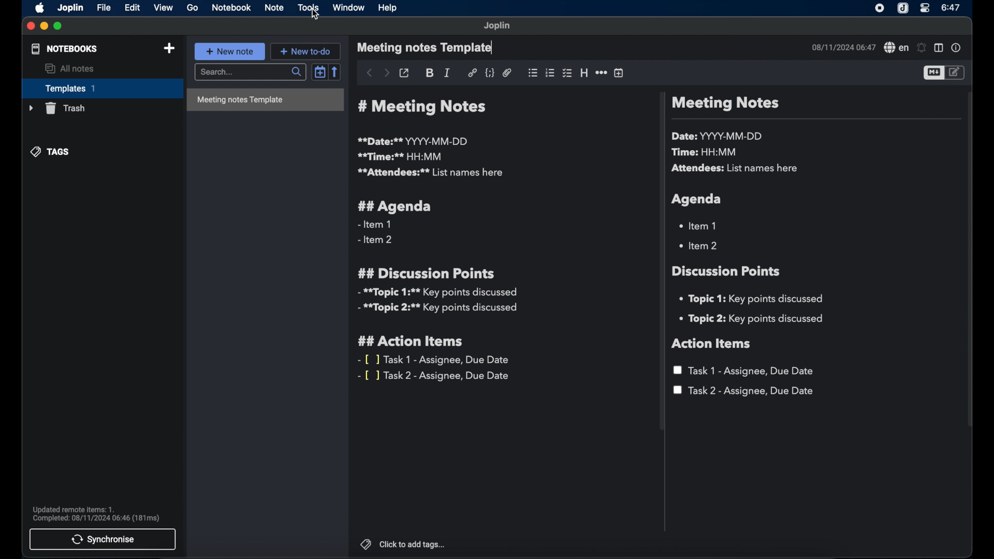 The width and height of the screenshot is (994, 559). What do you see at coordinates (955, 72) in the screenshot?
I see `toggle editor` at bounding box center [955, 72].